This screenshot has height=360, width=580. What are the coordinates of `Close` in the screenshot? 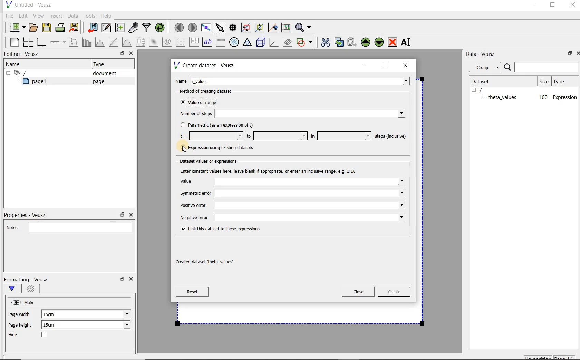 It's located at (572, 6).